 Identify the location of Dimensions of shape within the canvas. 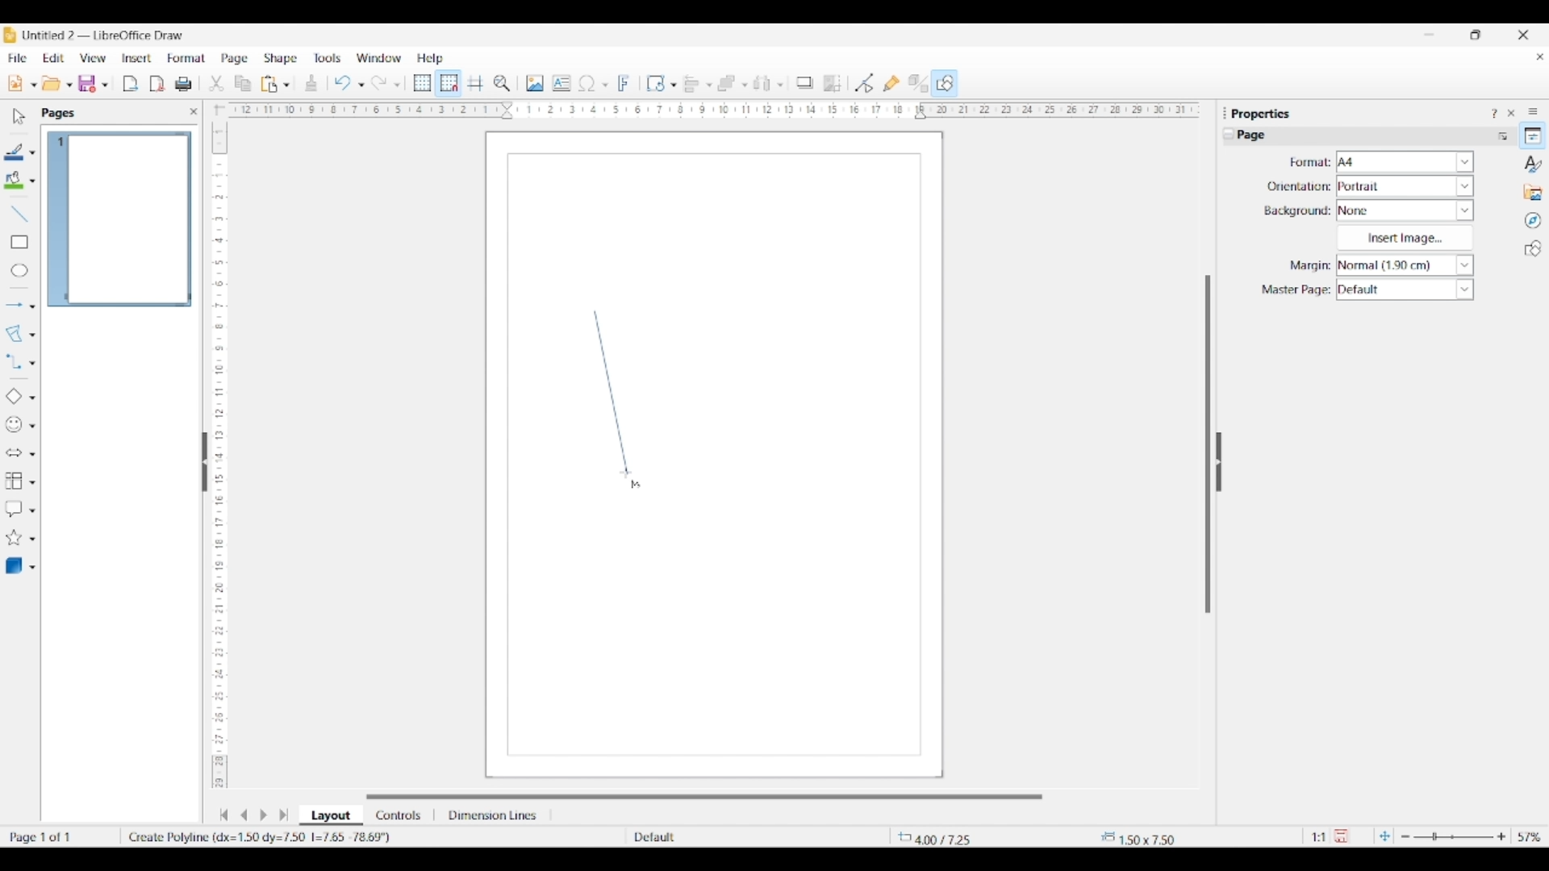
(1150, 837).